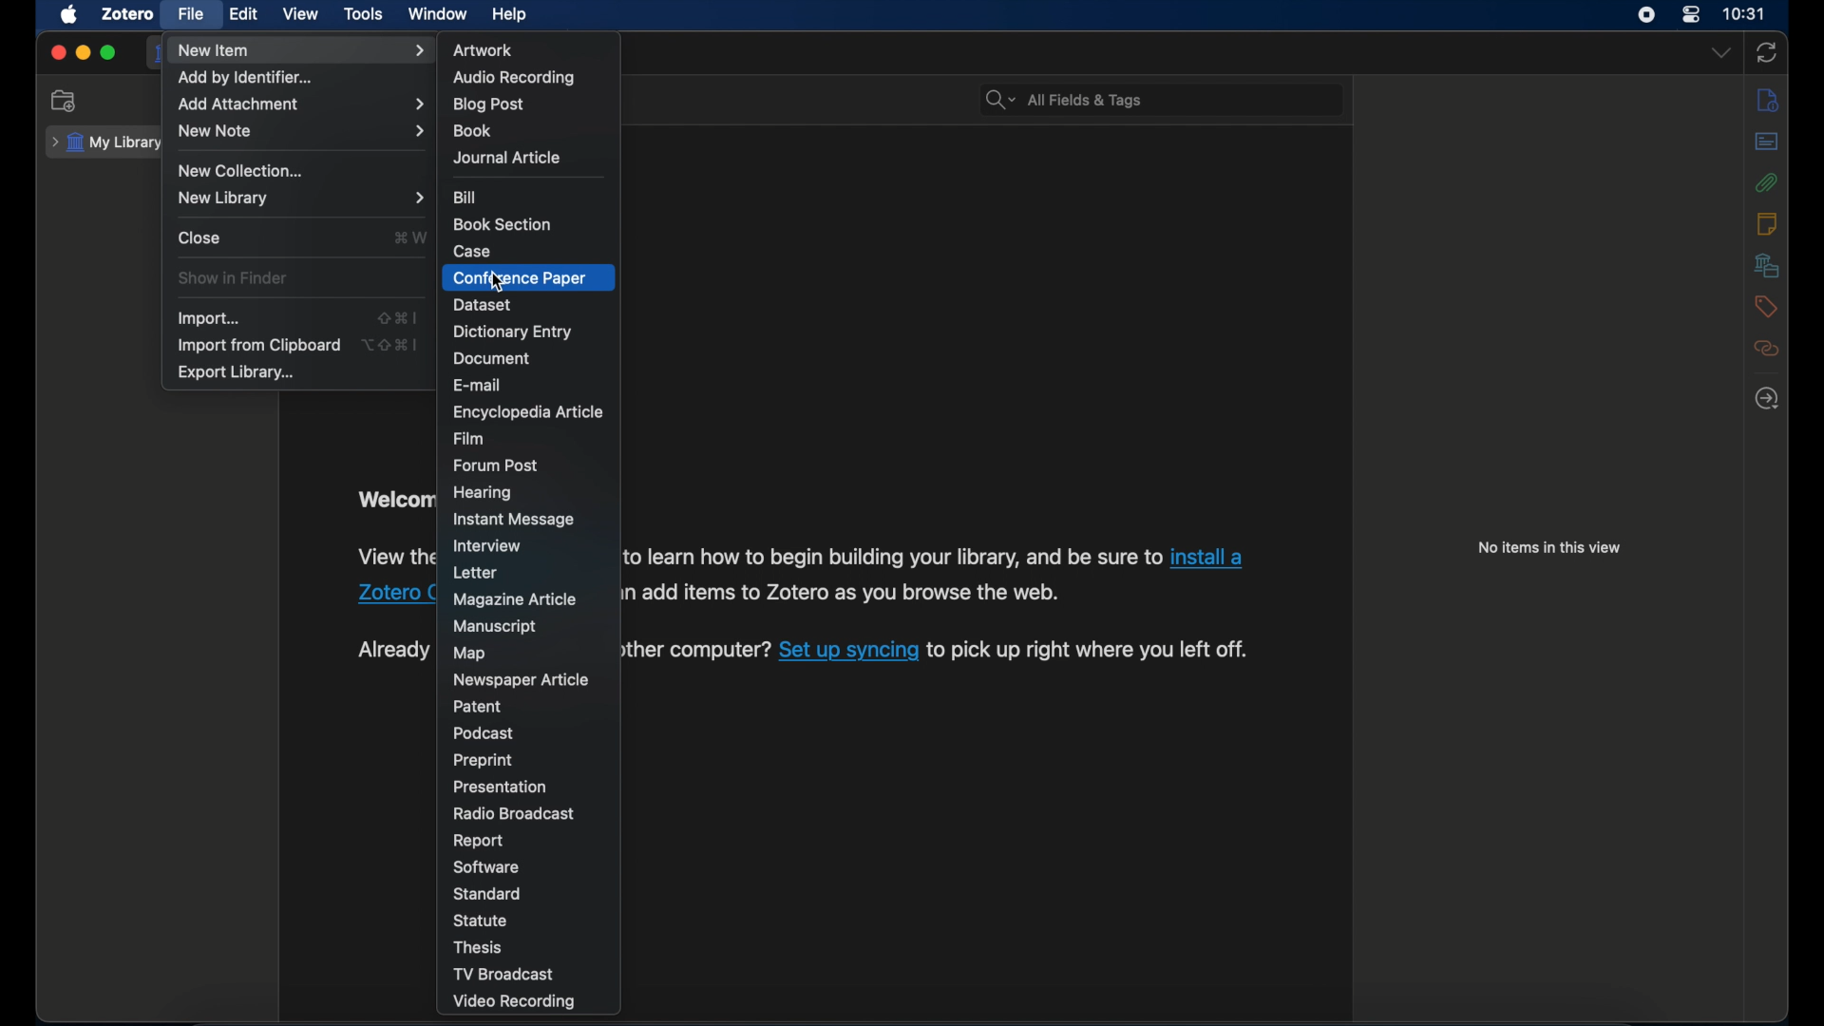 The height and width of the screenshot is (1026, 1824). What do you see at coordinates (209, 318) in the screenshot?
I see `import` at bounding box center [209, 318].